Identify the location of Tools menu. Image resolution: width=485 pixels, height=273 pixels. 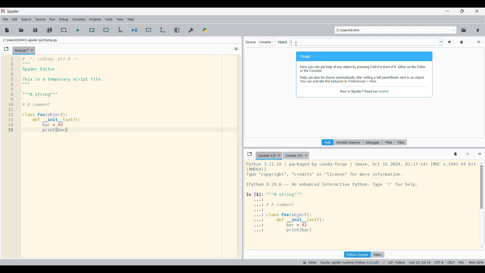
(109, 19).